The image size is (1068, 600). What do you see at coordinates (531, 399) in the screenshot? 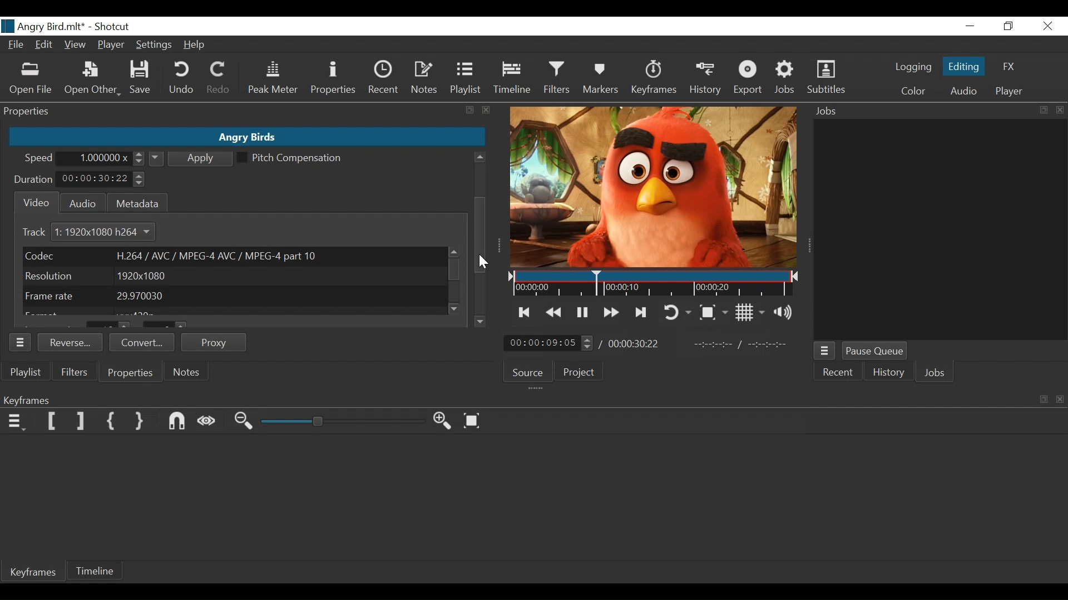
I see `Keyframe Panel` at bounding box center [531, 399].